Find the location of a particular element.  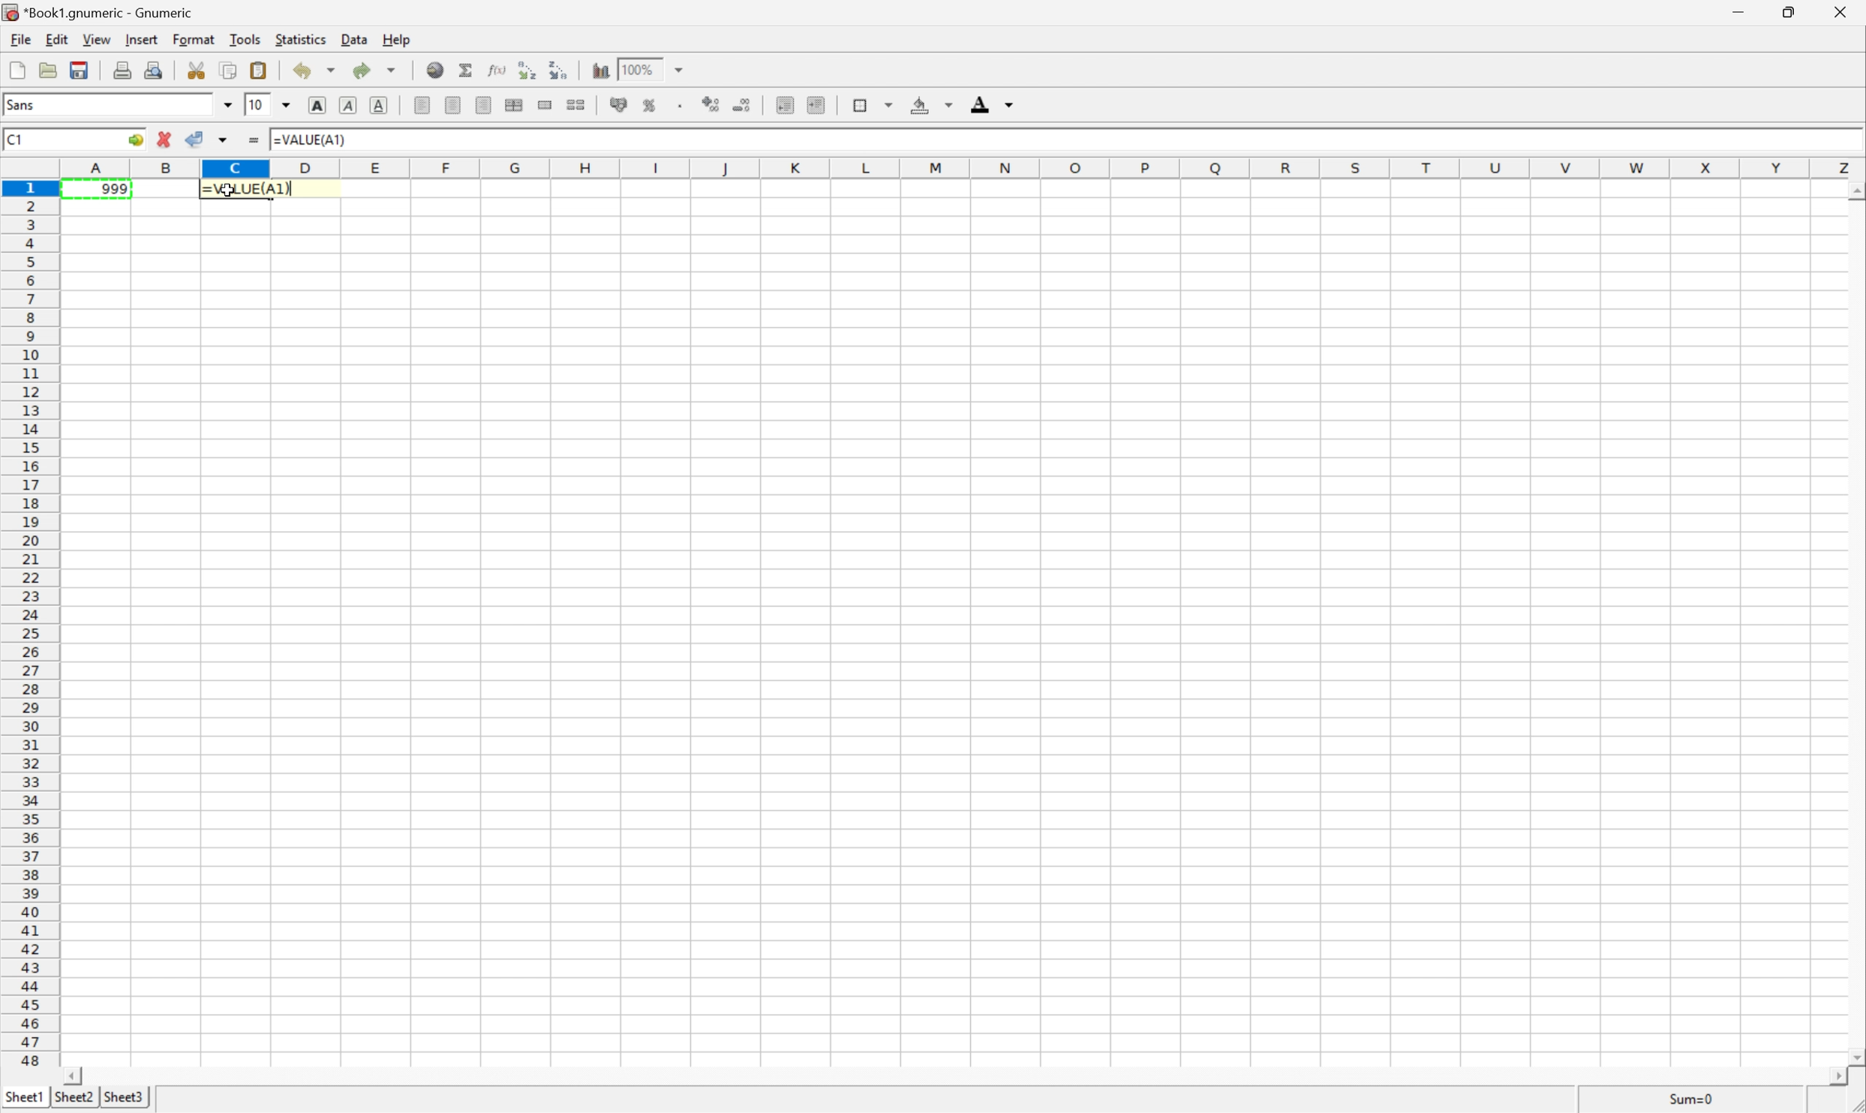

merge a range of cells is located at coordinates (545, 106).